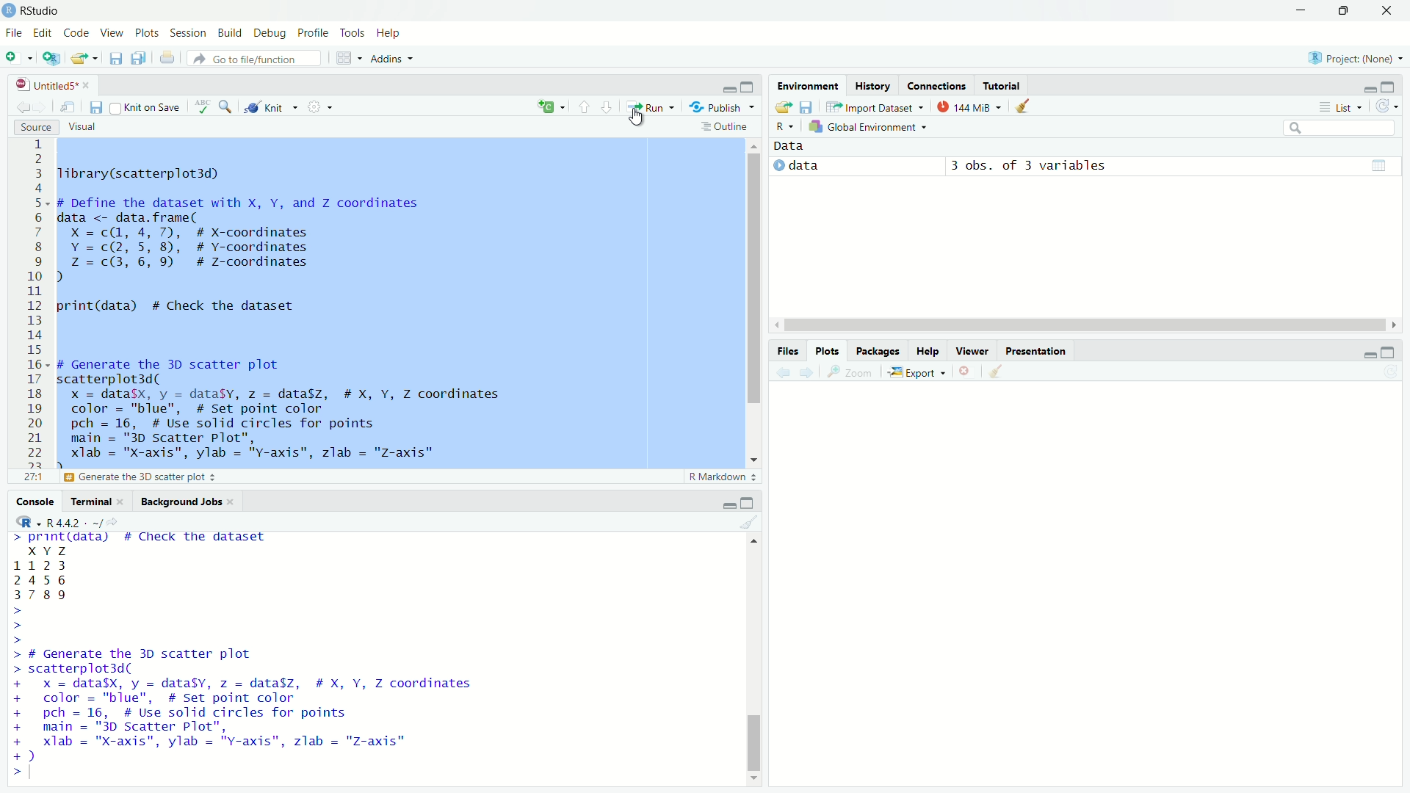  What do you see at coordinates (809, 108) in the screenshot?
I see `save workspace as` at bounding box center [809, 108].